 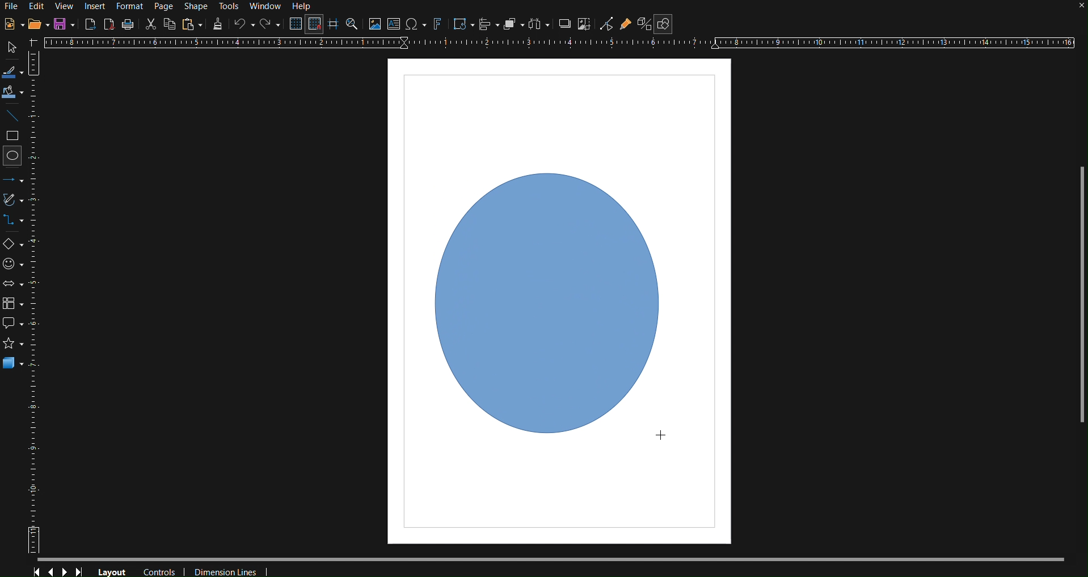 I want to click on Callout shapes, so click(x=12, y=324).